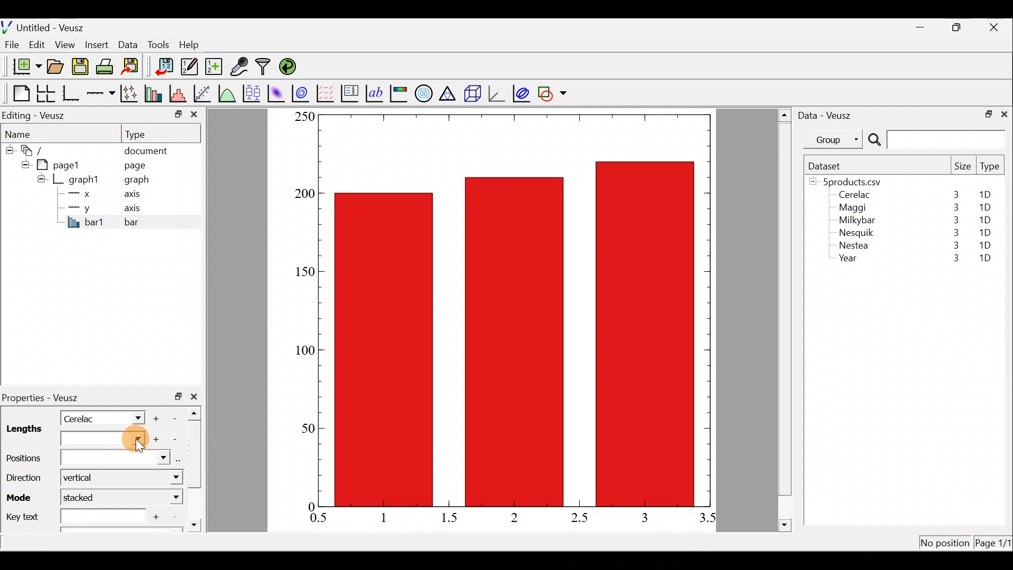 The height and width of the screenshot is (570, 1013). Describe the element at coordinates (47, 26) in the screenshot. I see `Untitled - Veusz` at that location.